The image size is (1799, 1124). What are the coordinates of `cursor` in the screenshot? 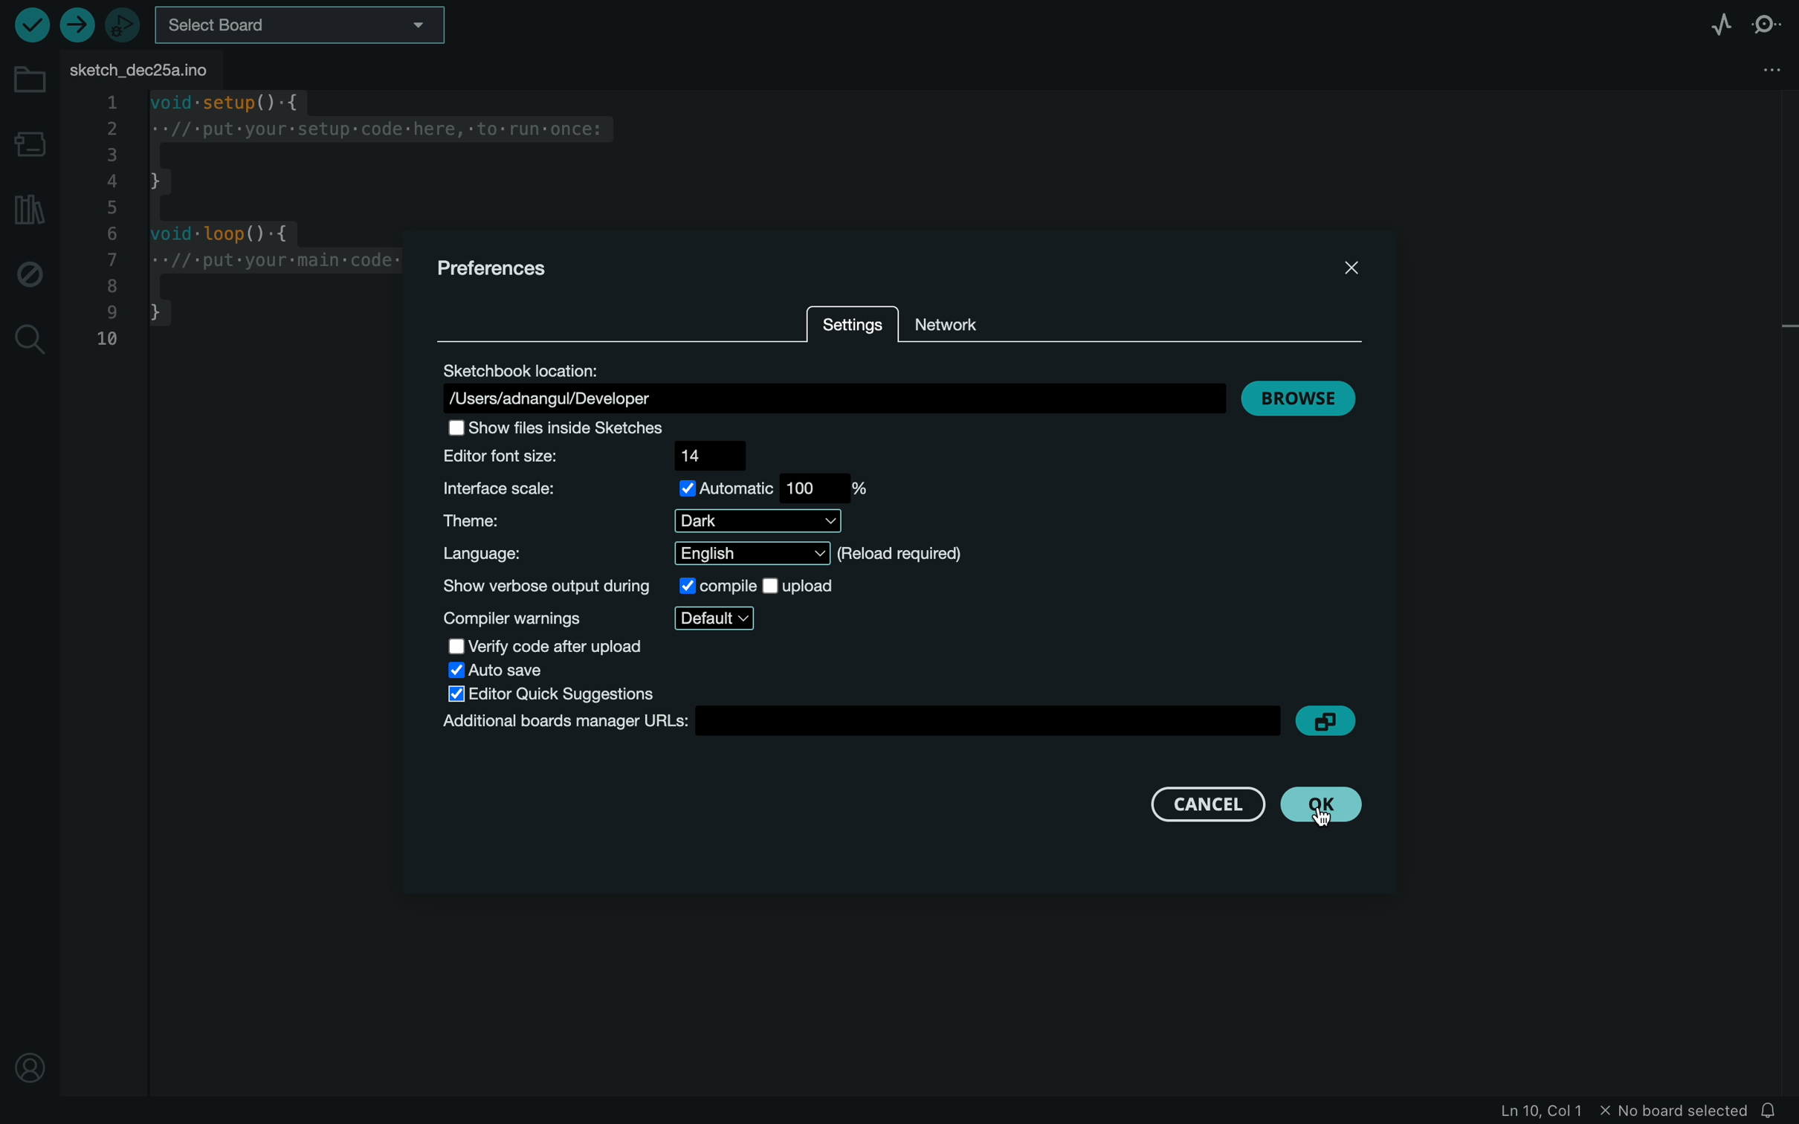 It's located at (1327, 810).